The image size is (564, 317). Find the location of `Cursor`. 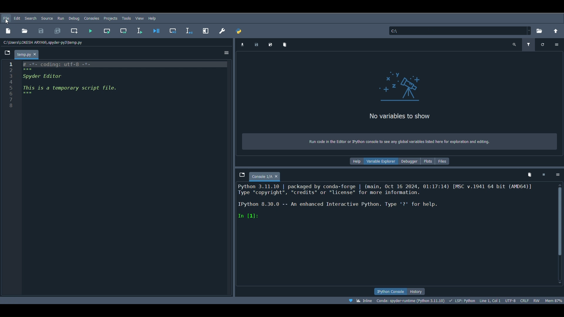

Cursor is located at coordinates (7, 22).